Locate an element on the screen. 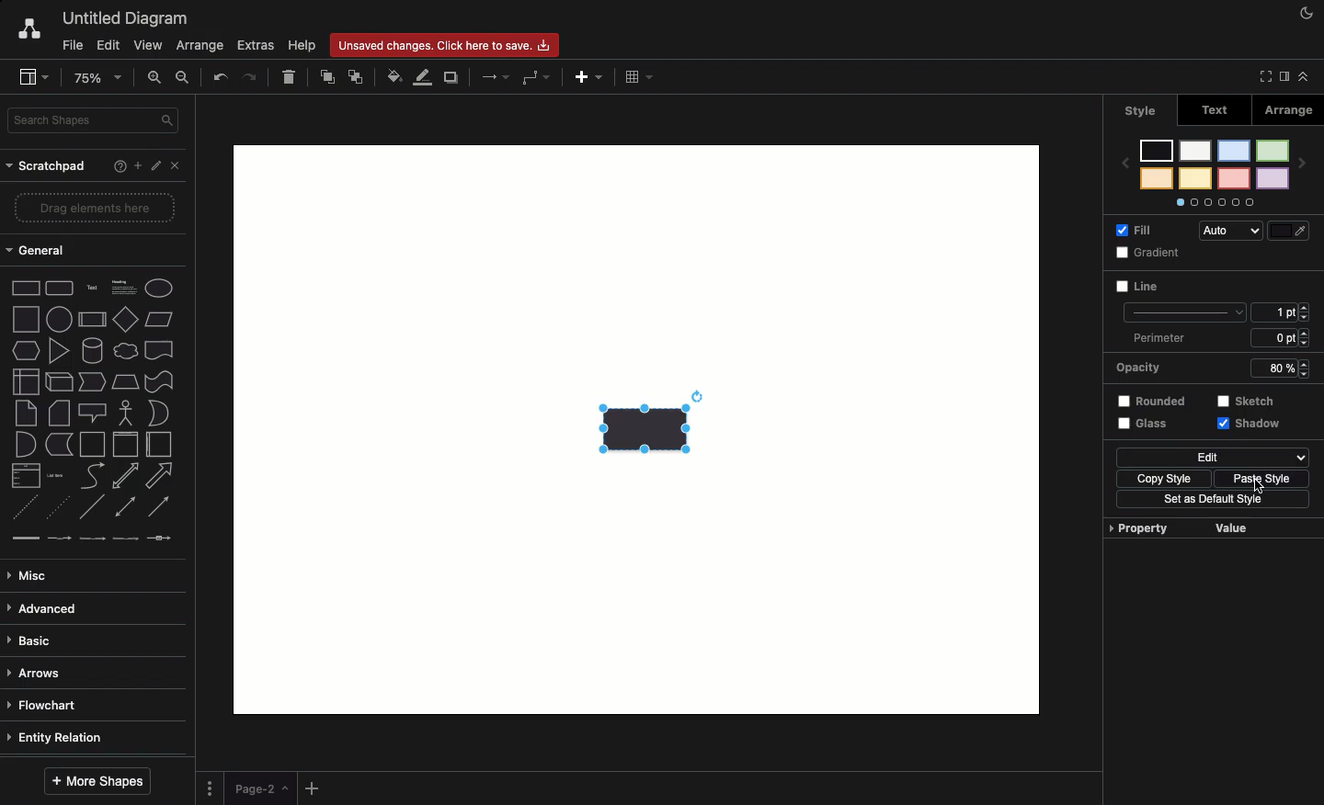  Click is located at coordinates (1261, 486).